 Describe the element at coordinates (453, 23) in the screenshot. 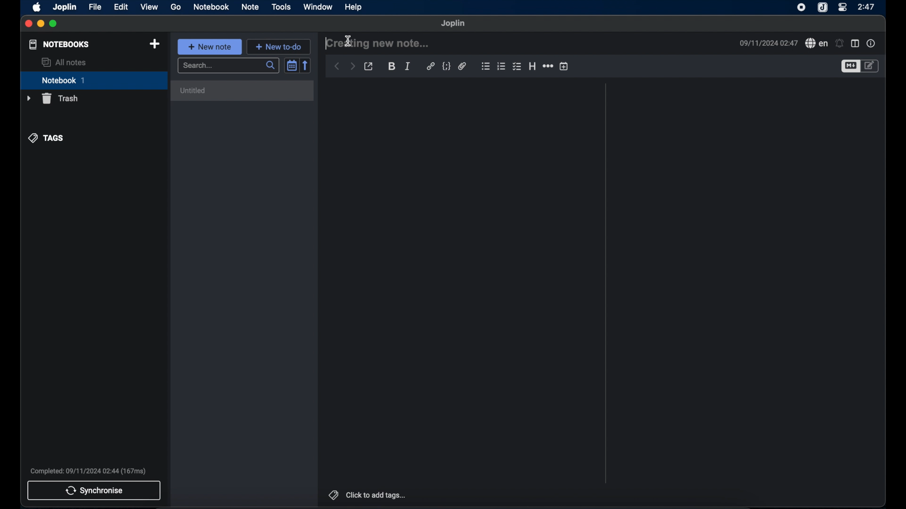

I see `joplin` at that location.